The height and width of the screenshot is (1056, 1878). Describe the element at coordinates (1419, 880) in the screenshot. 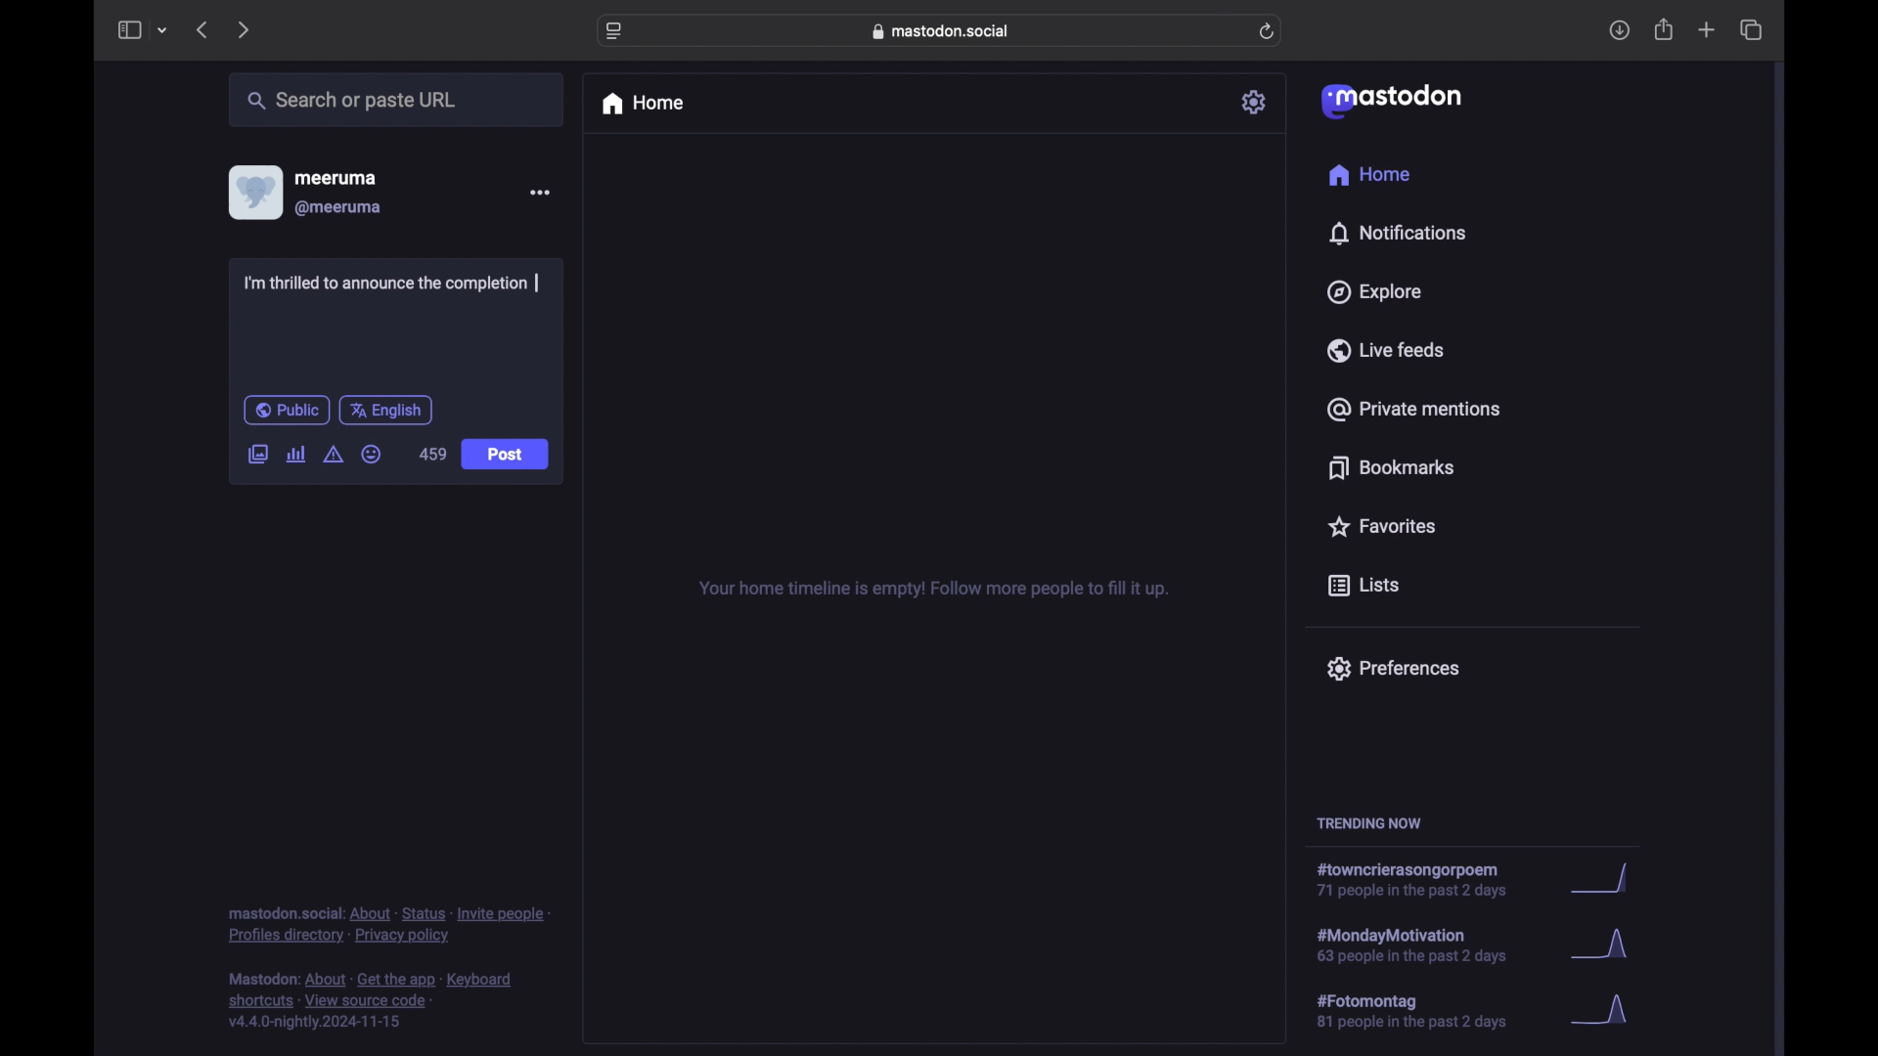

I see `hashtag trend` at that location.